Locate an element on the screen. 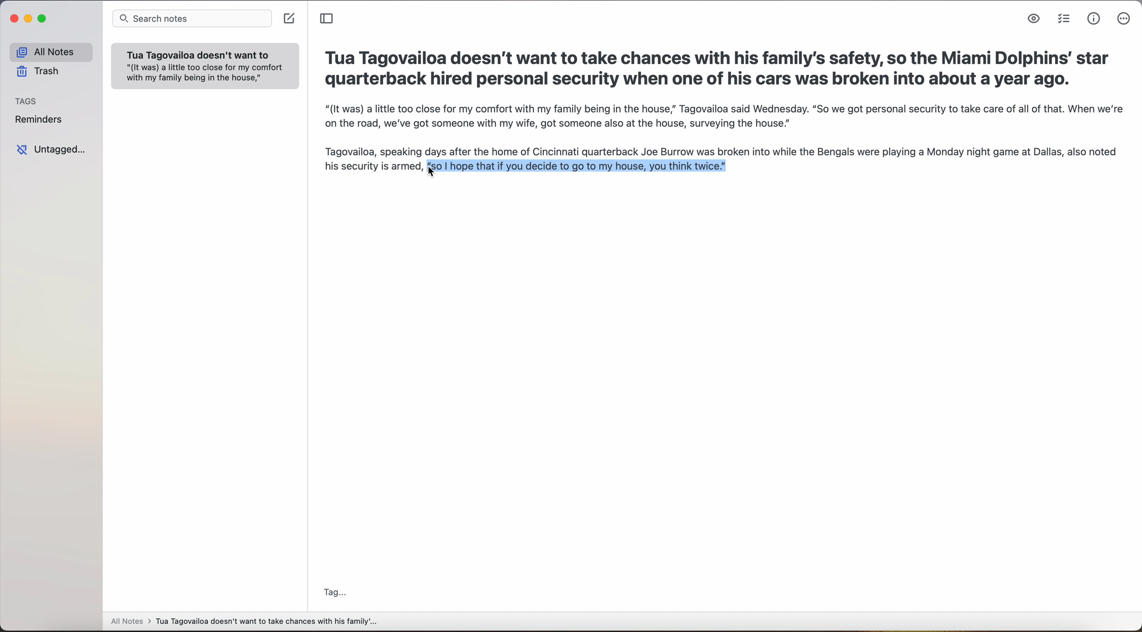 This screenshot has width=1142, height=632. check list is located at coordinates (1064, 20).